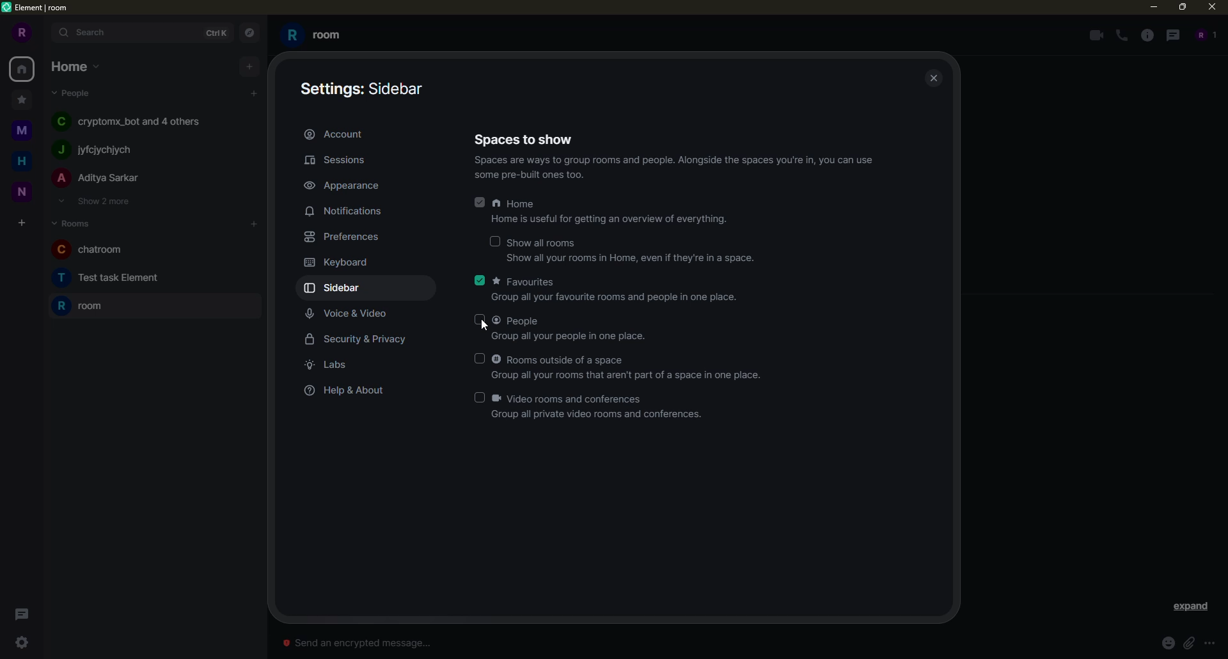 The height and width of the screenshot is (659, 1228). I want to click on add, so click(254, 224).